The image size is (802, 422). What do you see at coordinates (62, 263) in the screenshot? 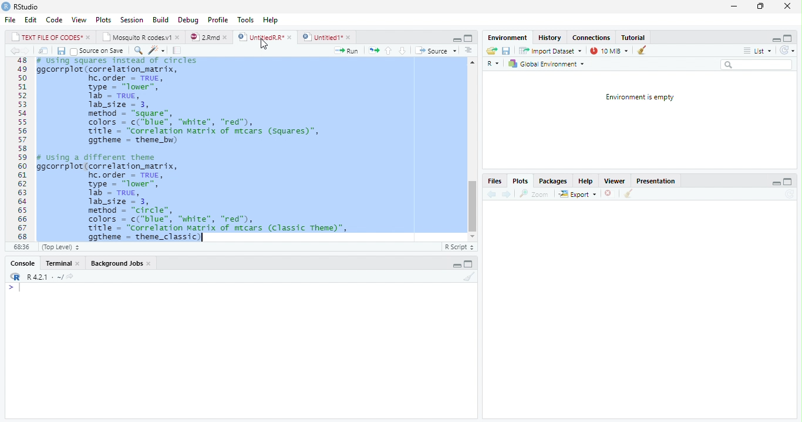
I see `Terminal` at bounding box center [62, 263].